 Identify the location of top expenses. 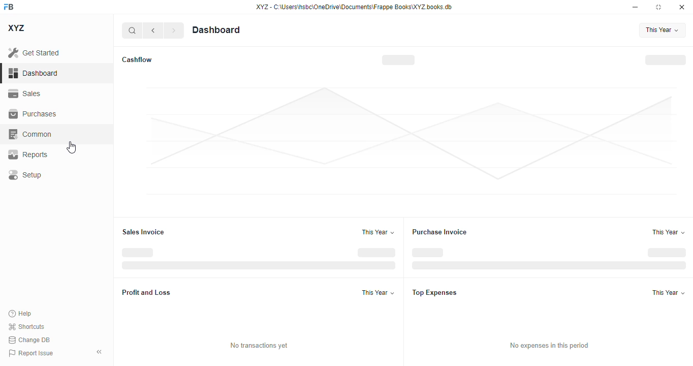
(435, 293).